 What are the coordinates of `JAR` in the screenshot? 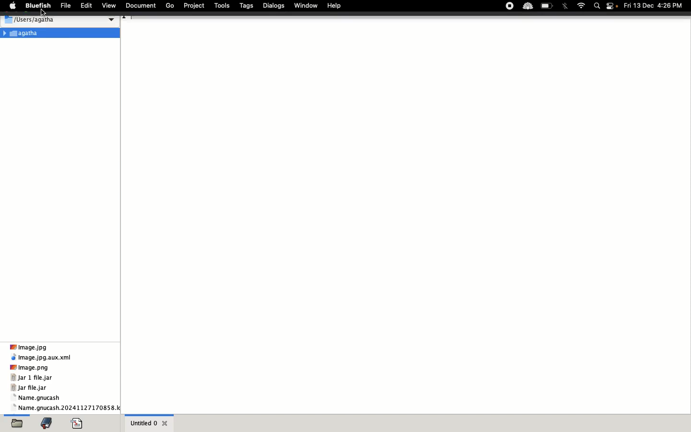 It's located at (34, 384).